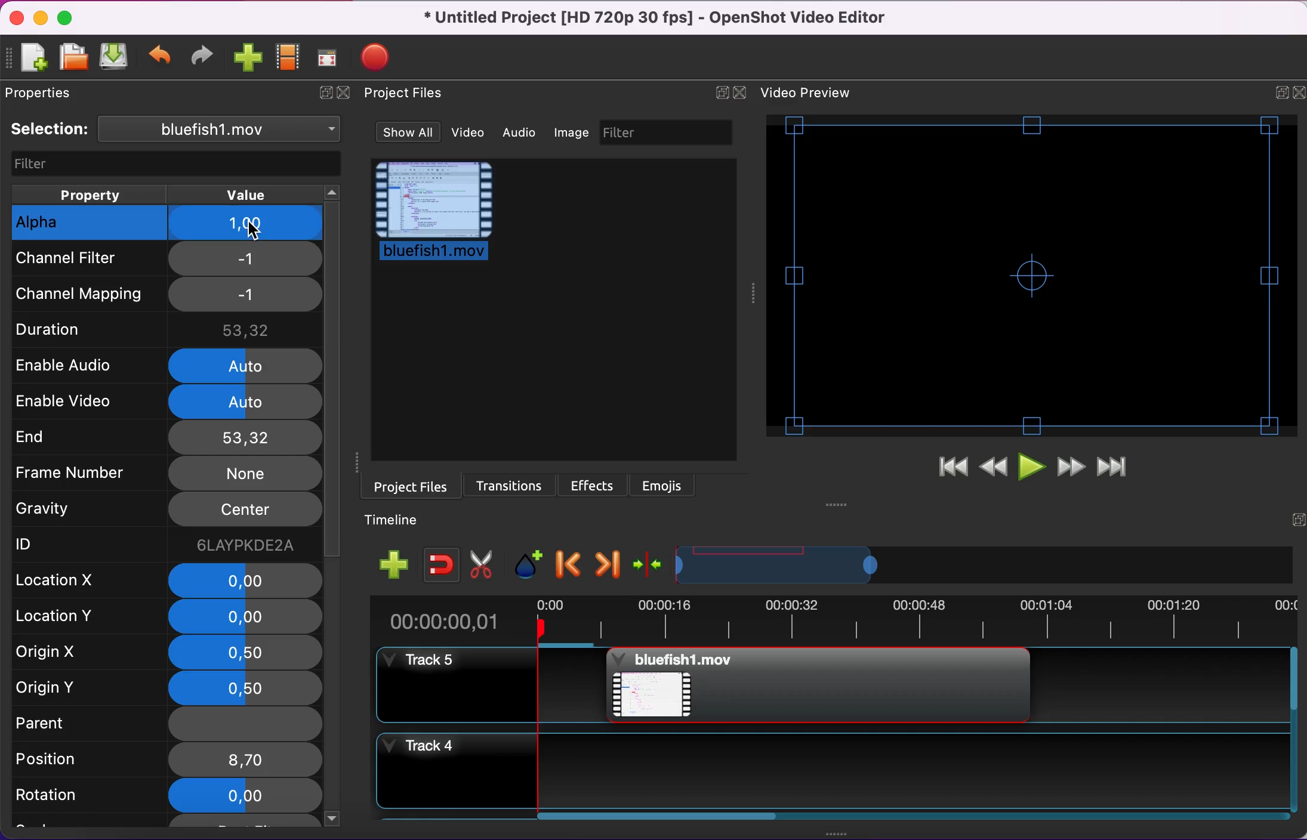  What do you see at coordinates (670, 133) in the screenshot?
I see `filter` at bounding box center [670, 133].